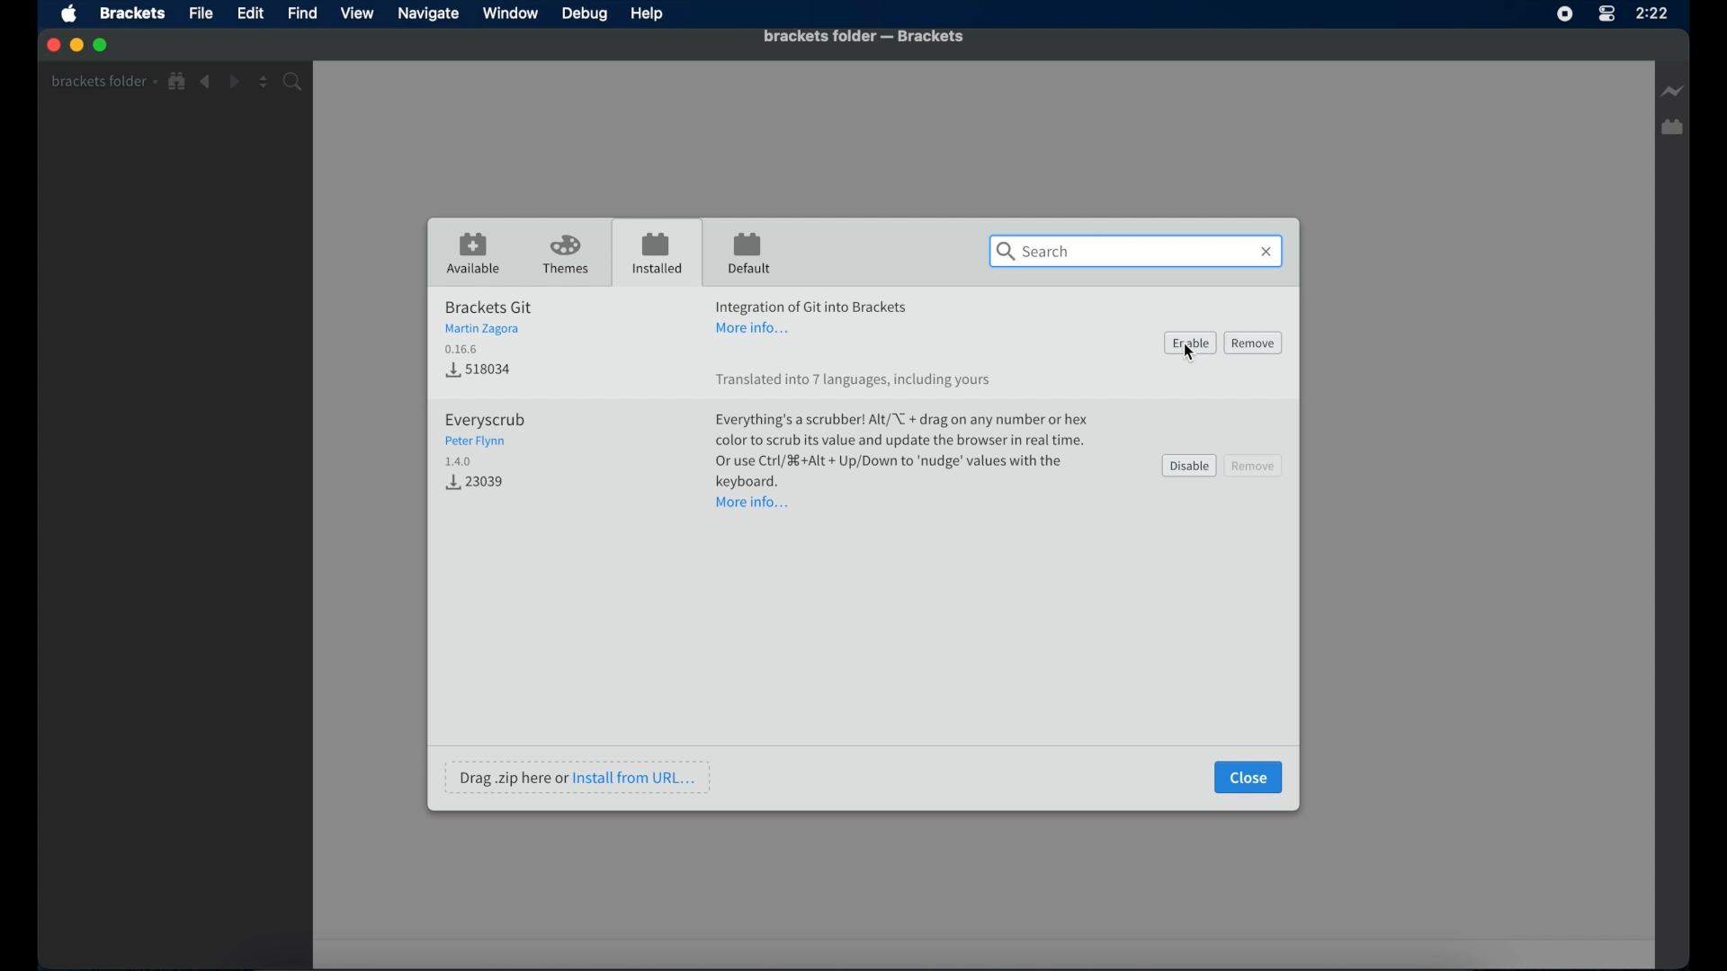 The width and height of the screenshot is (1727, 971). What do you see at coordinates (1674, 128) in the screenshot?
I see `extension manager` at bounding box center [1674, 128].